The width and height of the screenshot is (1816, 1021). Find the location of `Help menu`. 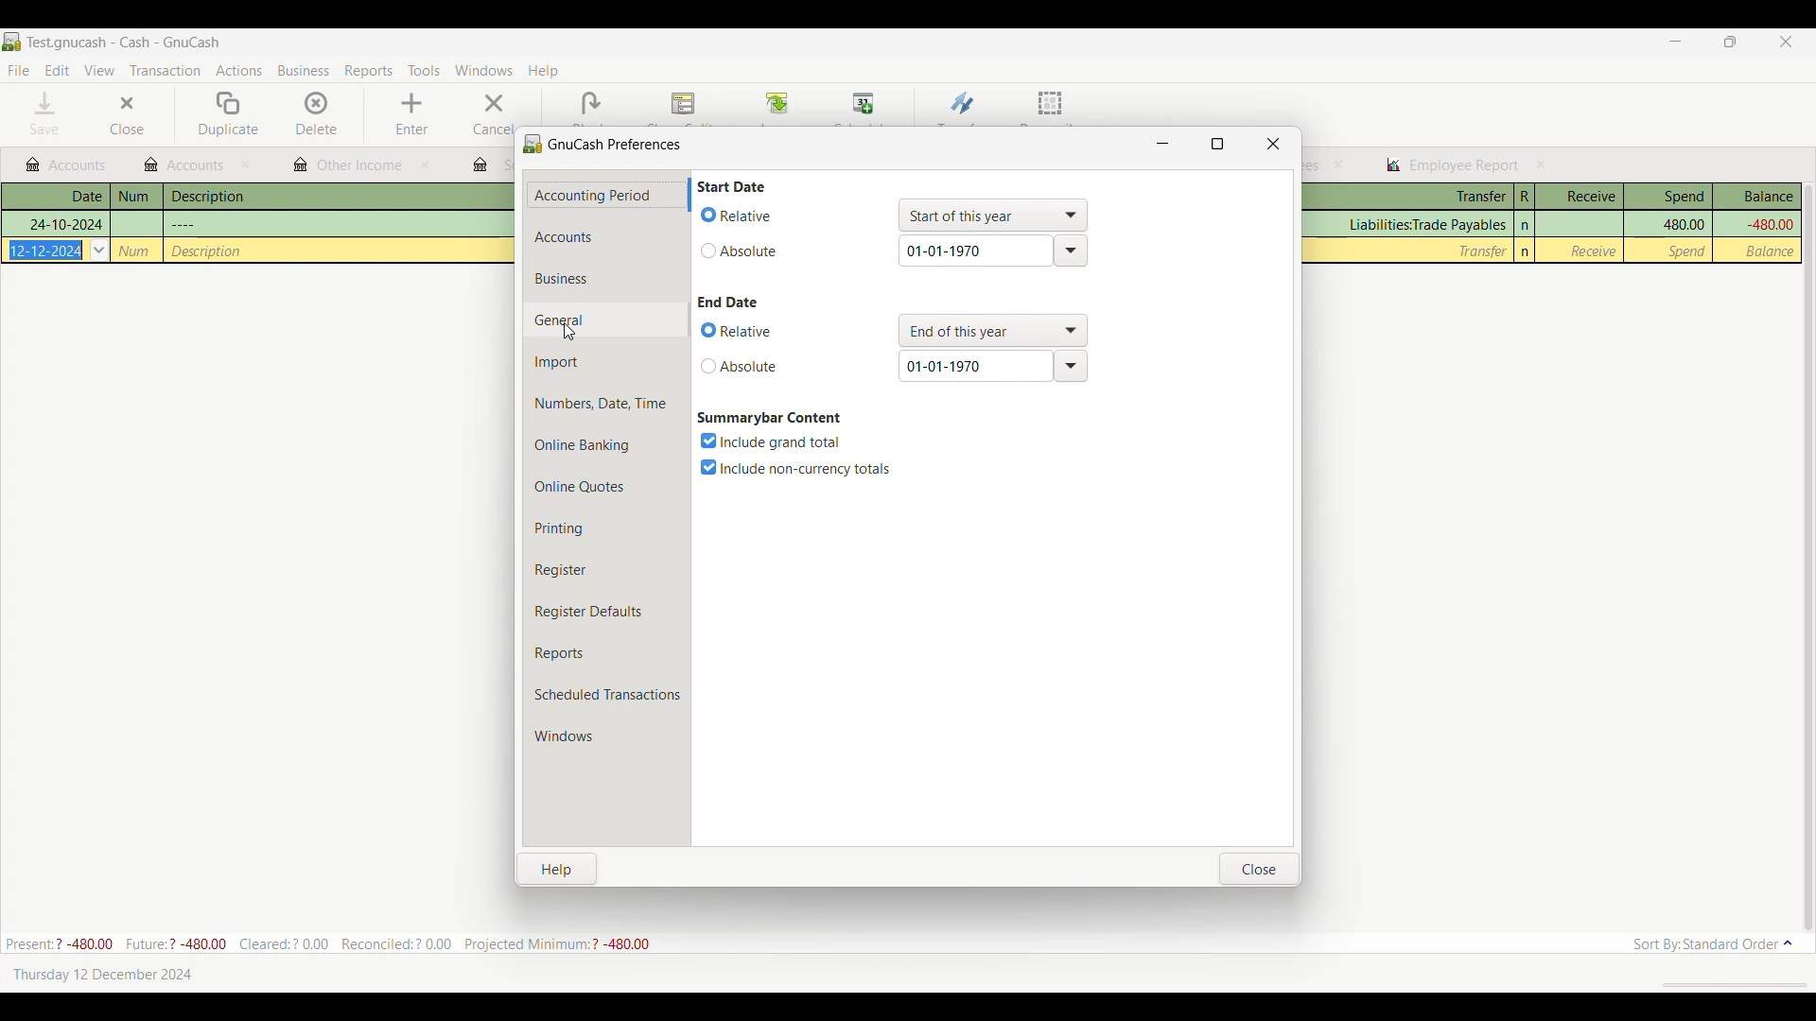

Help menu is located at coordinates (543, 72).